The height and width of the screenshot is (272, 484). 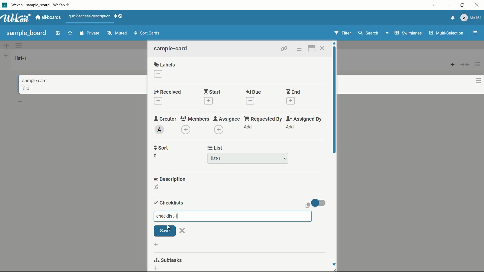 What do you see at coordinates (293, 92) in the screenshot?
I see `end` at bounding box center [293, 92].